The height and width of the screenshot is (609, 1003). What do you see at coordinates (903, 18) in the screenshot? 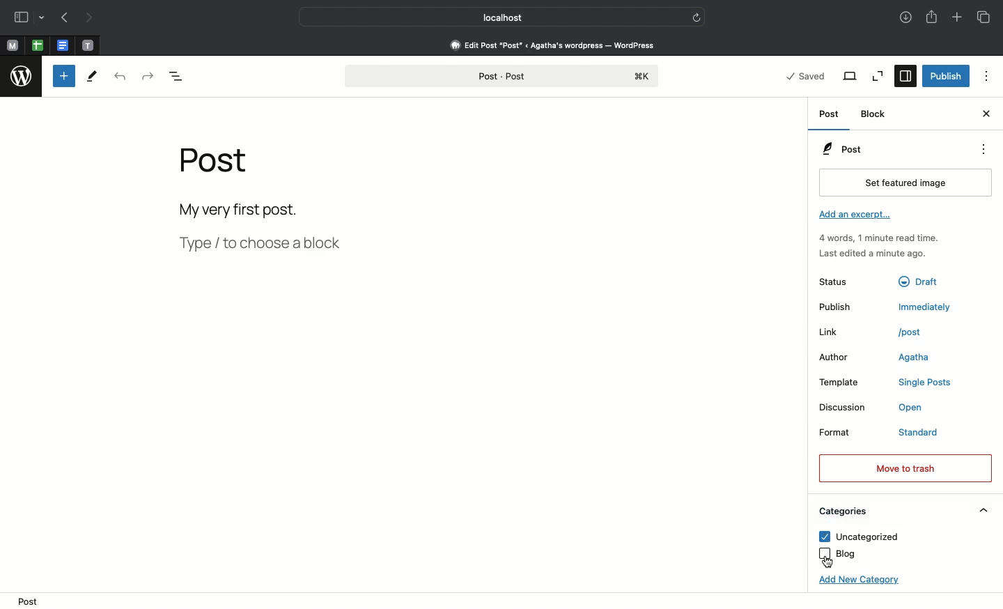
I see `Downloads` at bounding box center [903, 18].